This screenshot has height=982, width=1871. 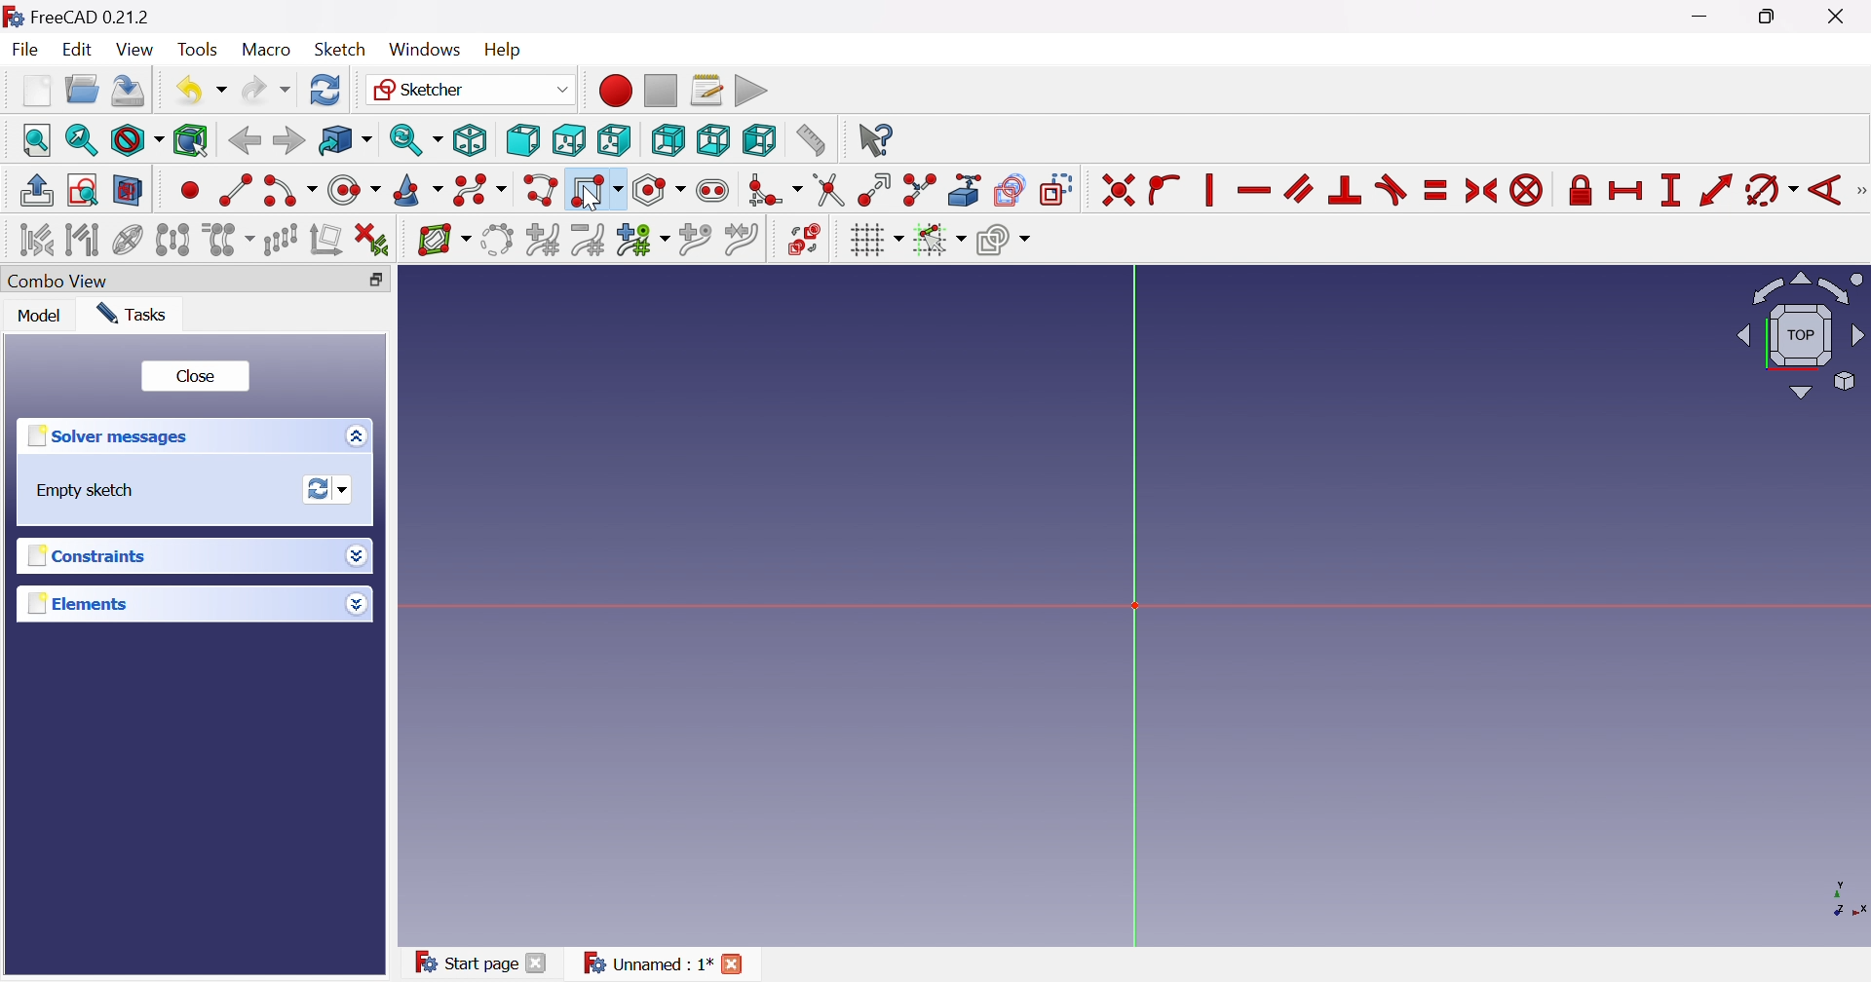 What do you see at coordinates (647, 965) in the screenshot?
I see `Unnamed:1*` at bounding box center [647, 965].